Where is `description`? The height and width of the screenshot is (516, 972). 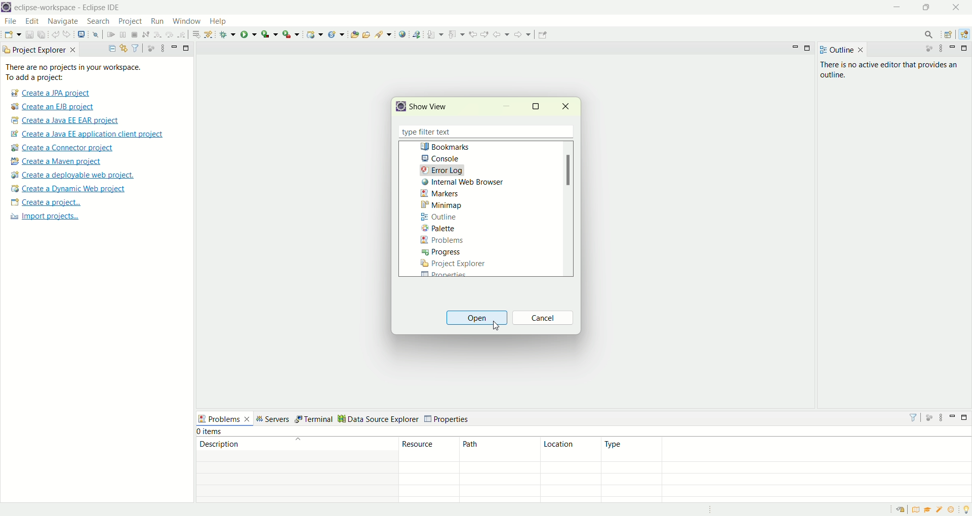
description is located at coordinates (295, 443).